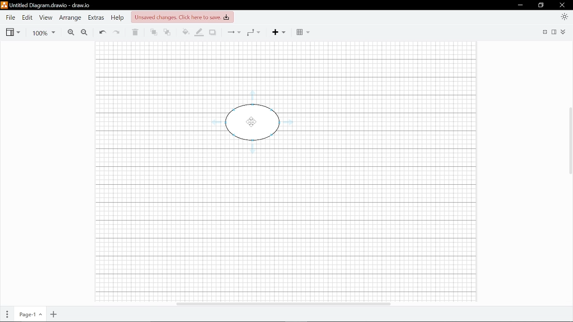 The height and width of the screenshot is (322, 573). What do you see at coordinates (182, 17) in the screenshot?
I see `Unsaved images, click here to save` at bounding box center [182, 17].